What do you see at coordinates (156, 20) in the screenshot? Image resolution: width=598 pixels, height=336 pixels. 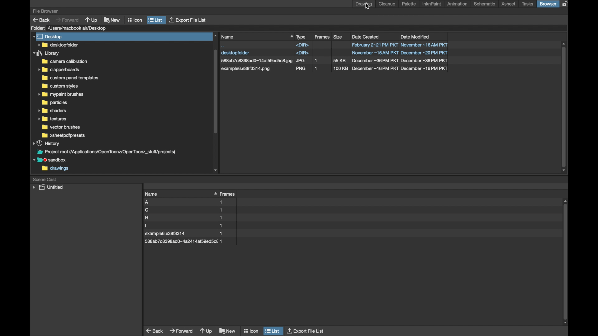 I see `list` at bounding box center [156, 20].